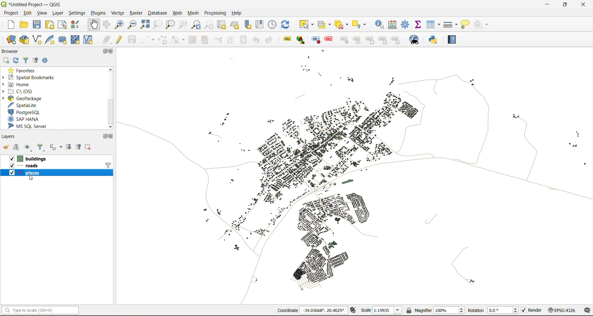 The height and width of the screenshot is (316, 593). I want to click on filter, so click(42, 147).